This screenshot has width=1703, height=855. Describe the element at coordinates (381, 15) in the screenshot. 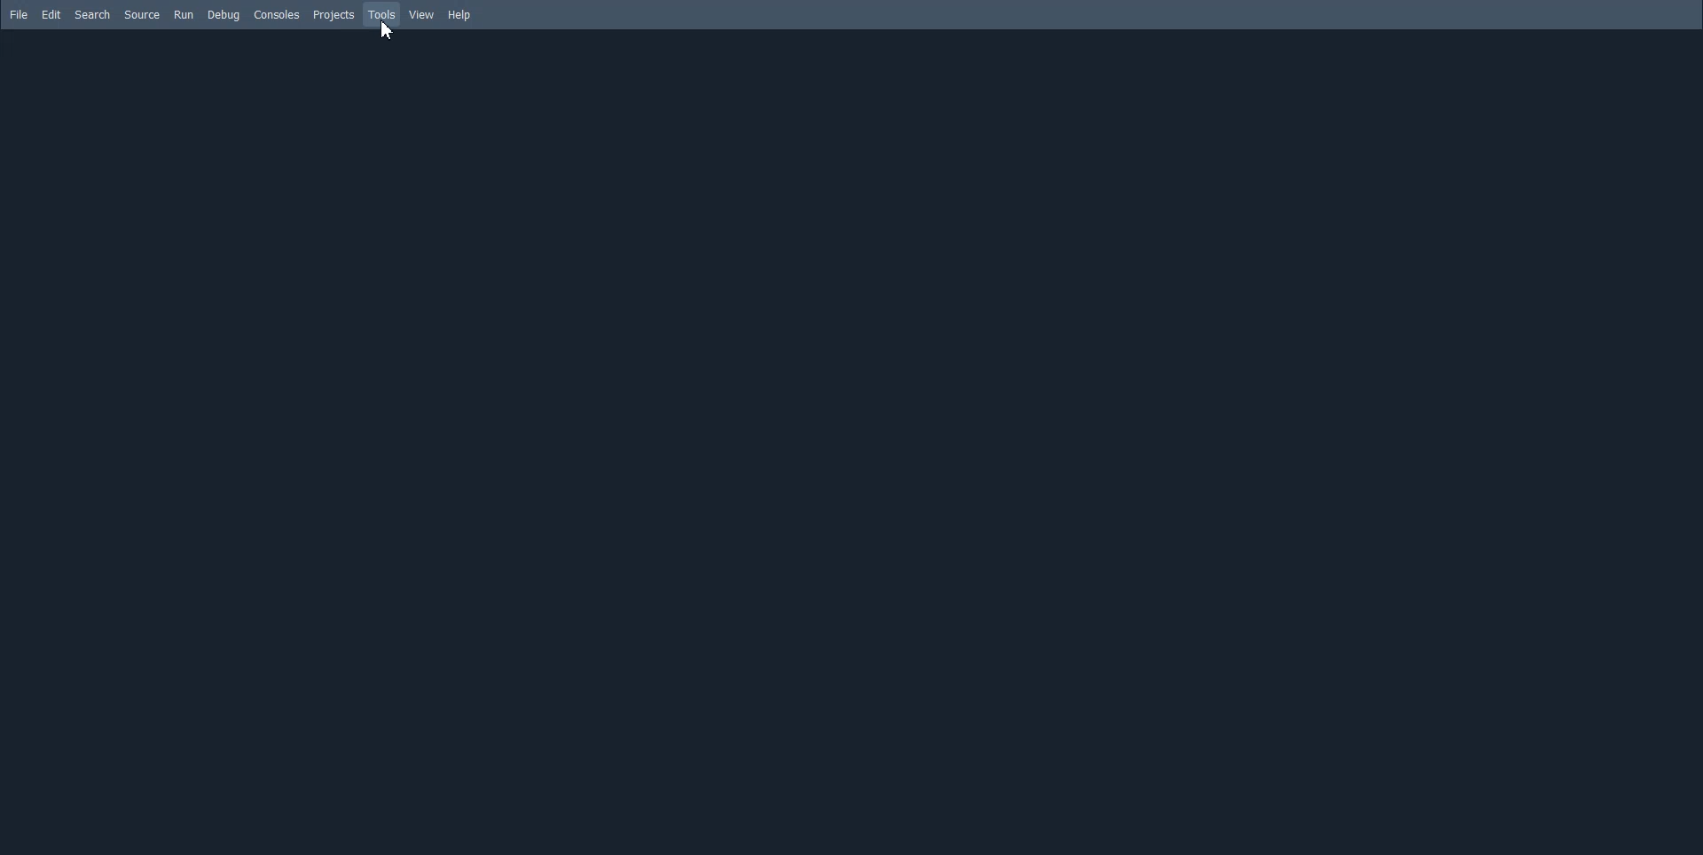

I see `Tools` at that location.